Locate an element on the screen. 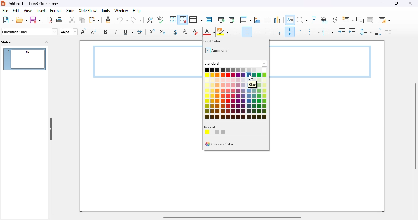  insert chart is located at coordinates (278, 20).